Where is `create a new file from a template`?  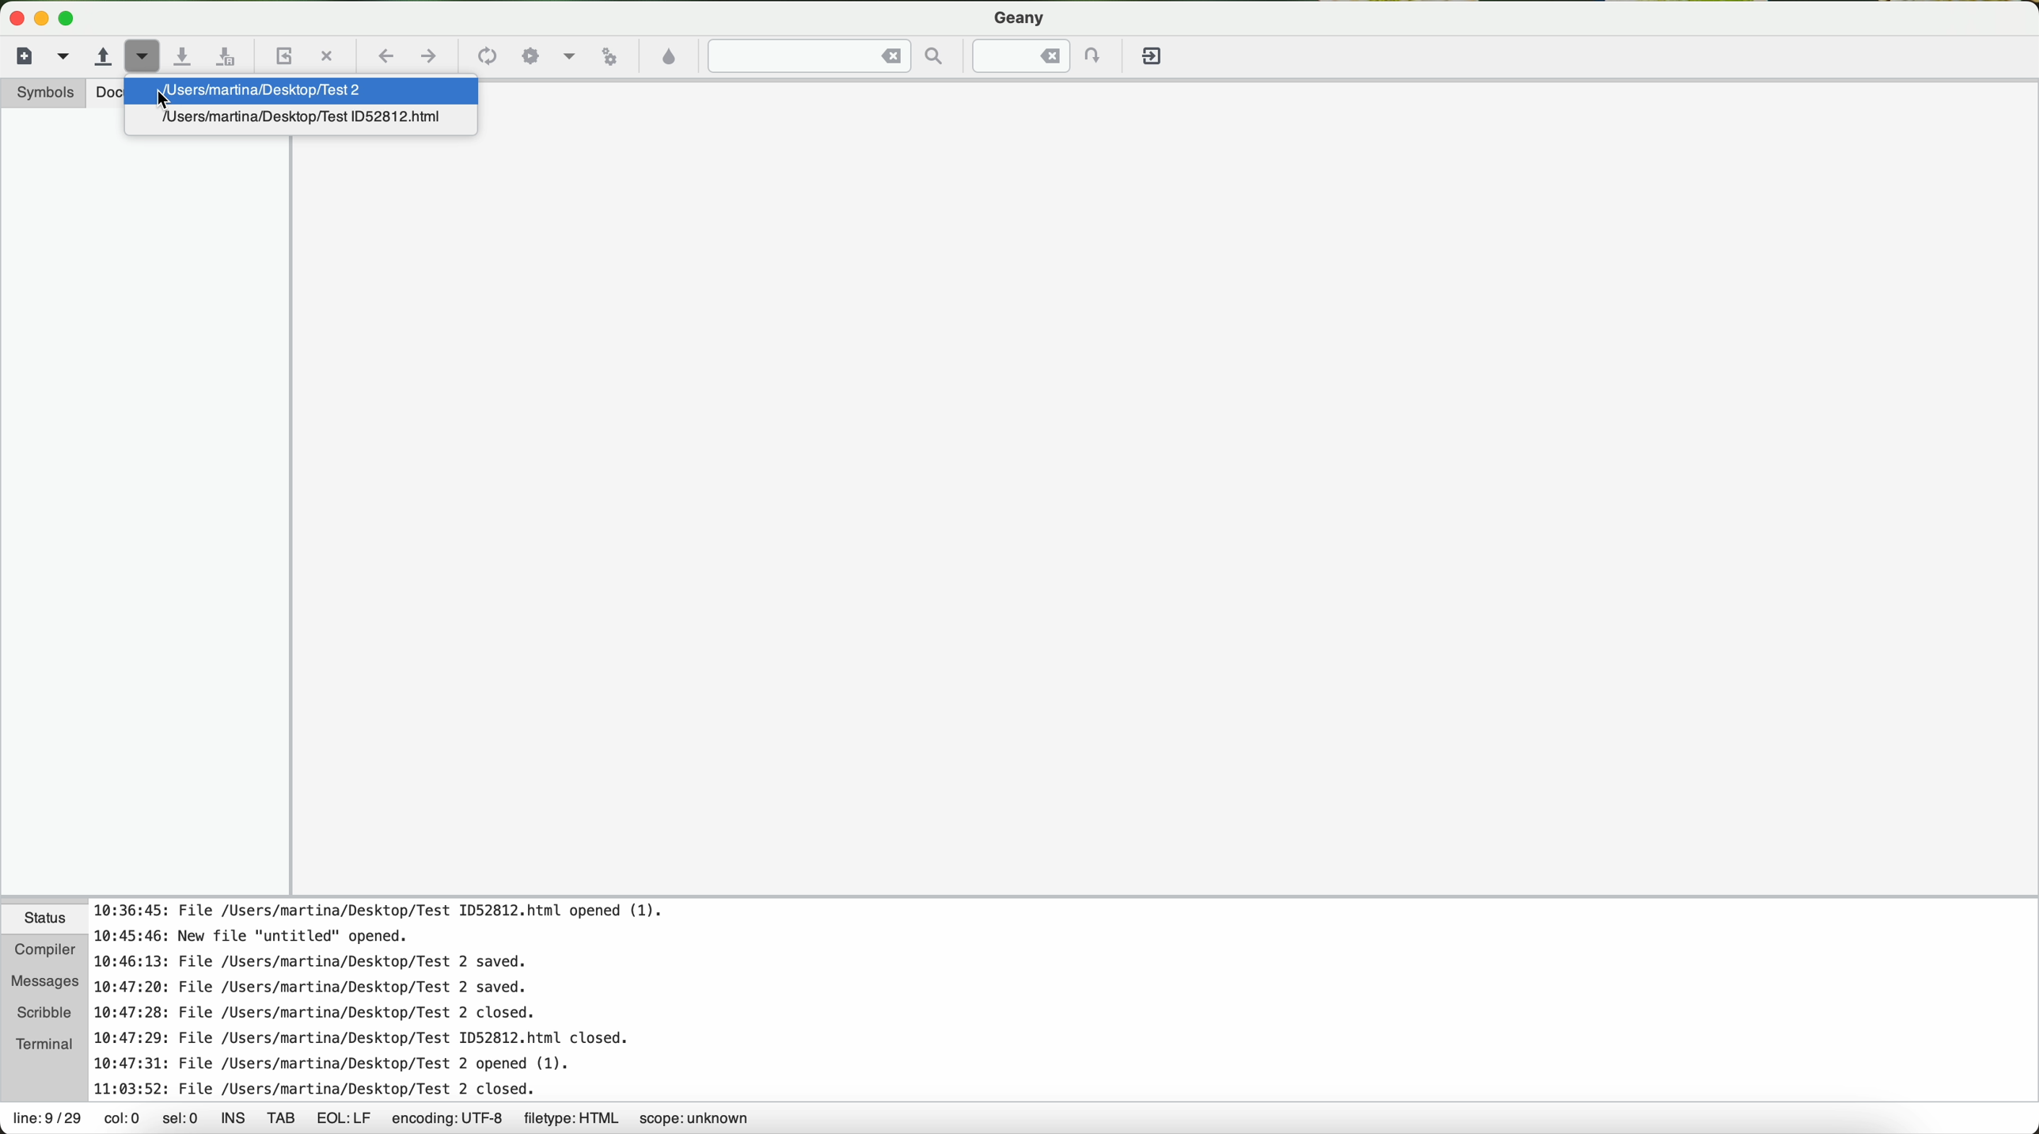
create a new file from a template is located at coordinates (67, 59).